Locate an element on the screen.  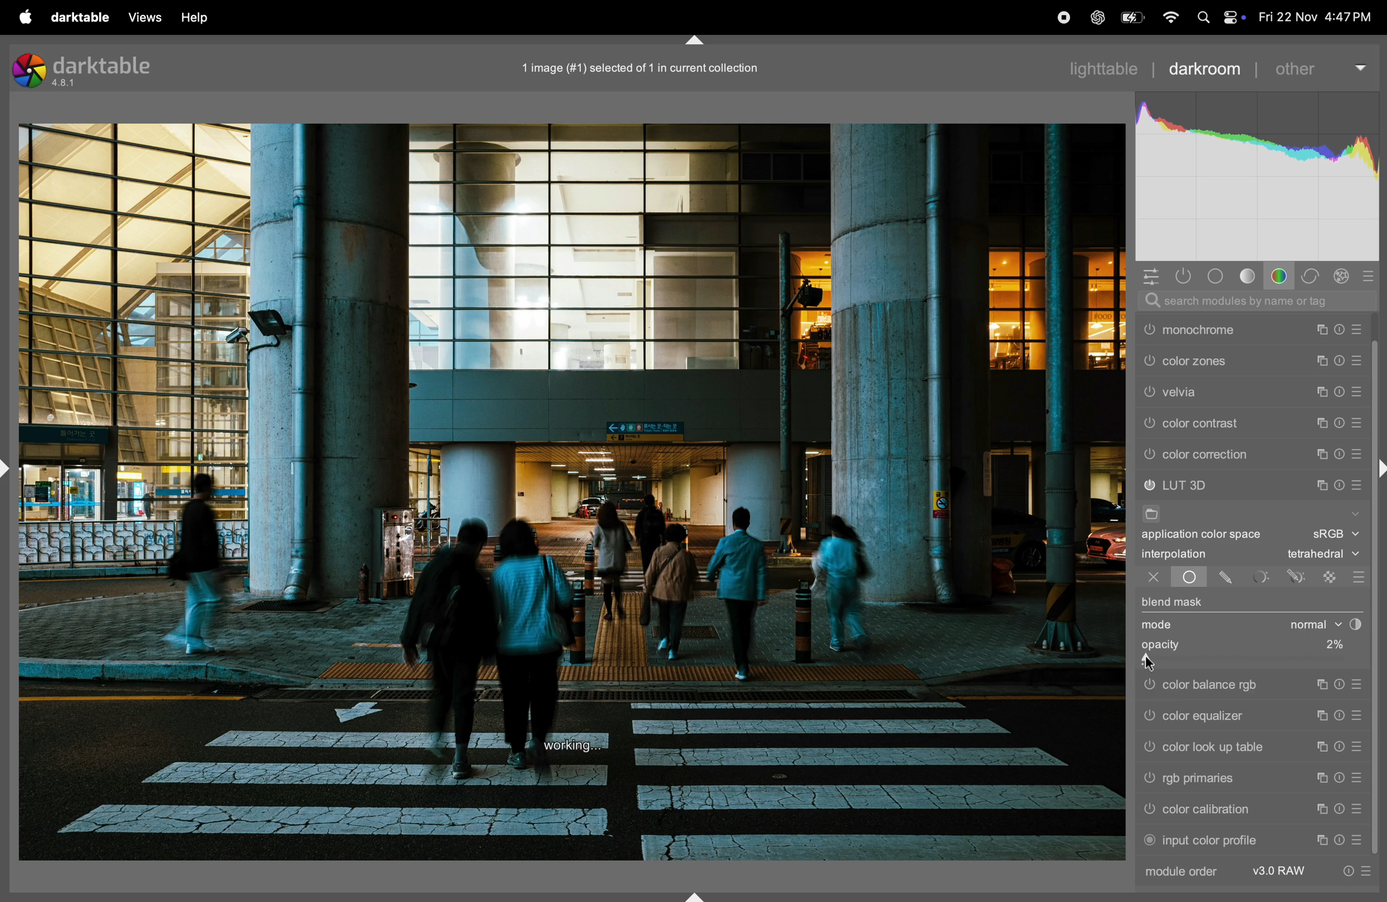
effect is located at coordinates (1343, 276).